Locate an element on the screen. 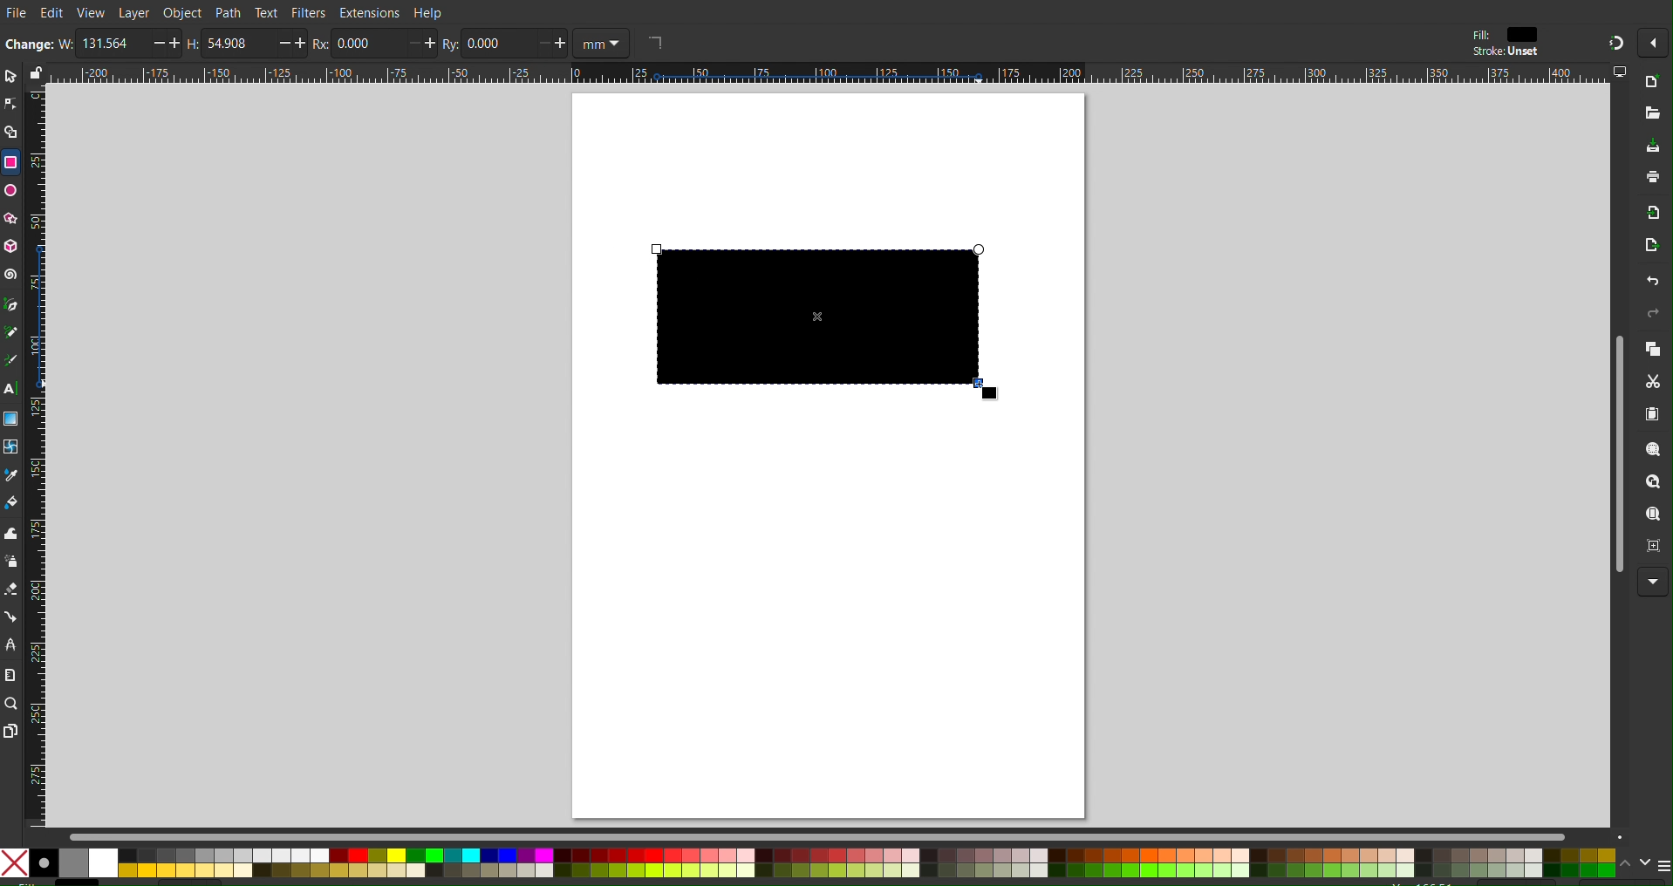  Fill Color is located at coordinates (11, 506).